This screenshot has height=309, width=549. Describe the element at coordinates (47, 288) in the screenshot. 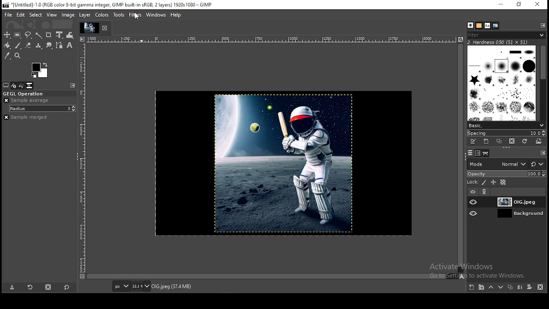

I see `delete tool preset` at that location.